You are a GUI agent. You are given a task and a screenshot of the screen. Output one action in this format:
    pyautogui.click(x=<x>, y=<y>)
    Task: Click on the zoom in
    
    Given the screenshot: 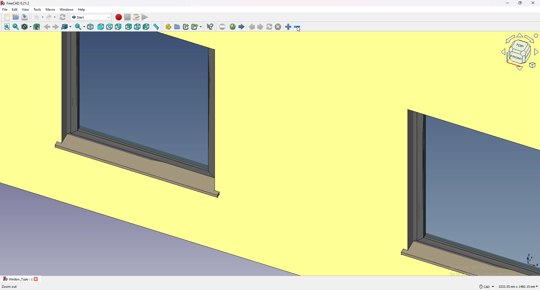 What is the action you would take?
    pyautogui.click(x=289, y=27)
    